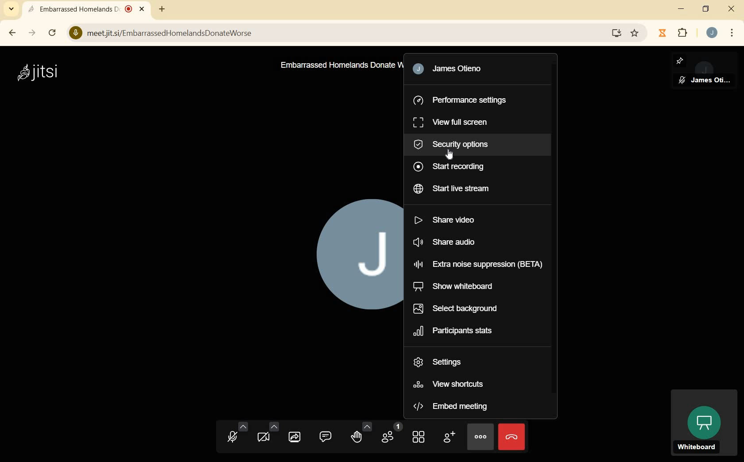 Image resolution: width=744 pixels, height=462 pixels. I want to click on search tabs, so click(11, 9).